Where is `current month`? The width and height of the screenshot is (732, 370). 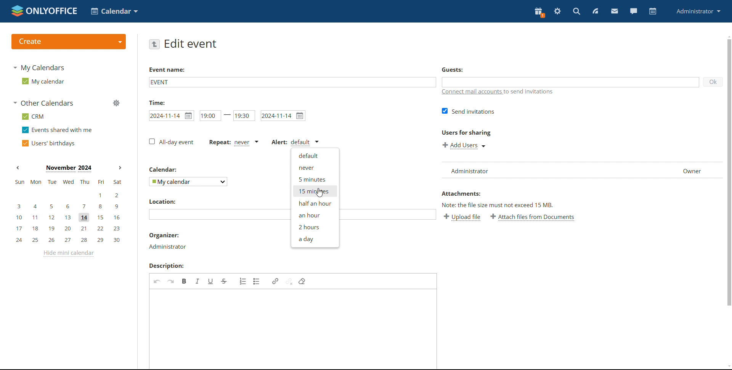 current month is located at coordinates (69, 169).